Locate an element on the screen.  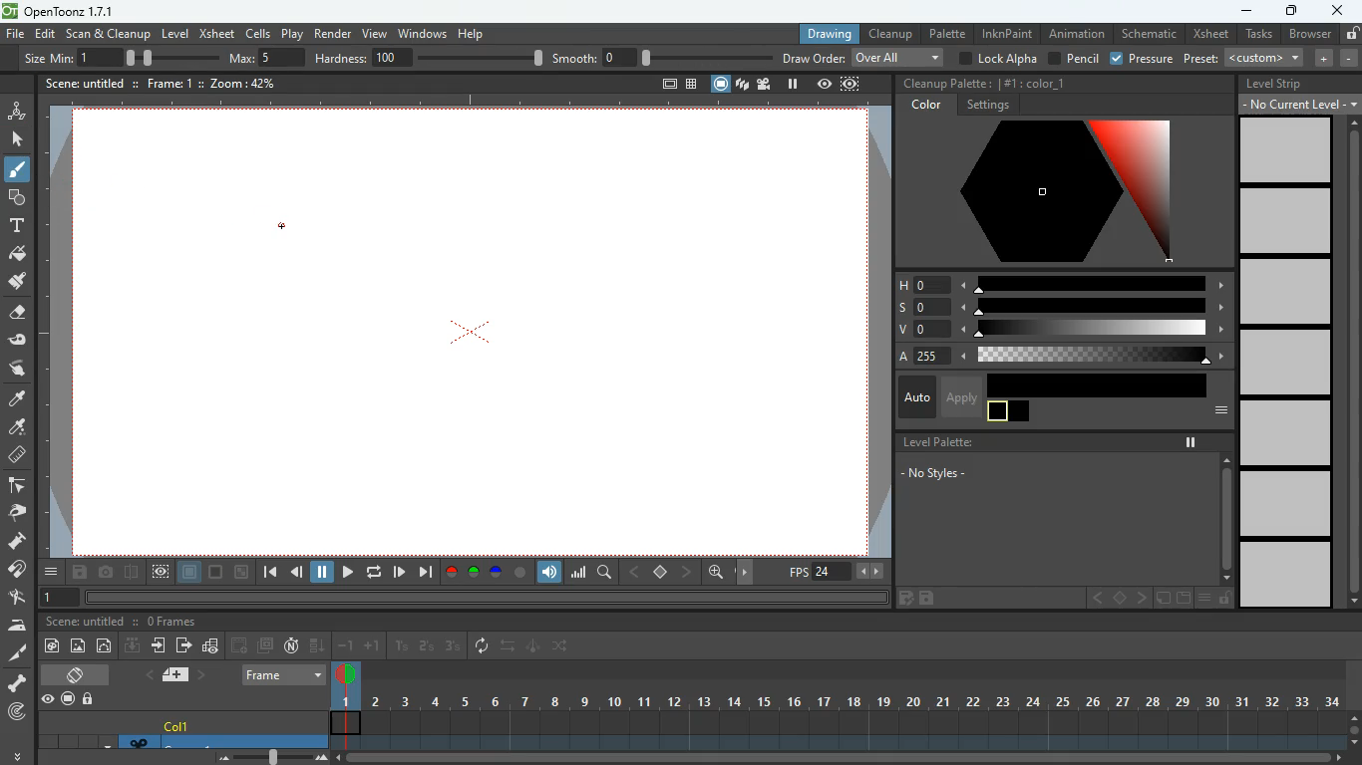
view is located at coordinates (825, 84).